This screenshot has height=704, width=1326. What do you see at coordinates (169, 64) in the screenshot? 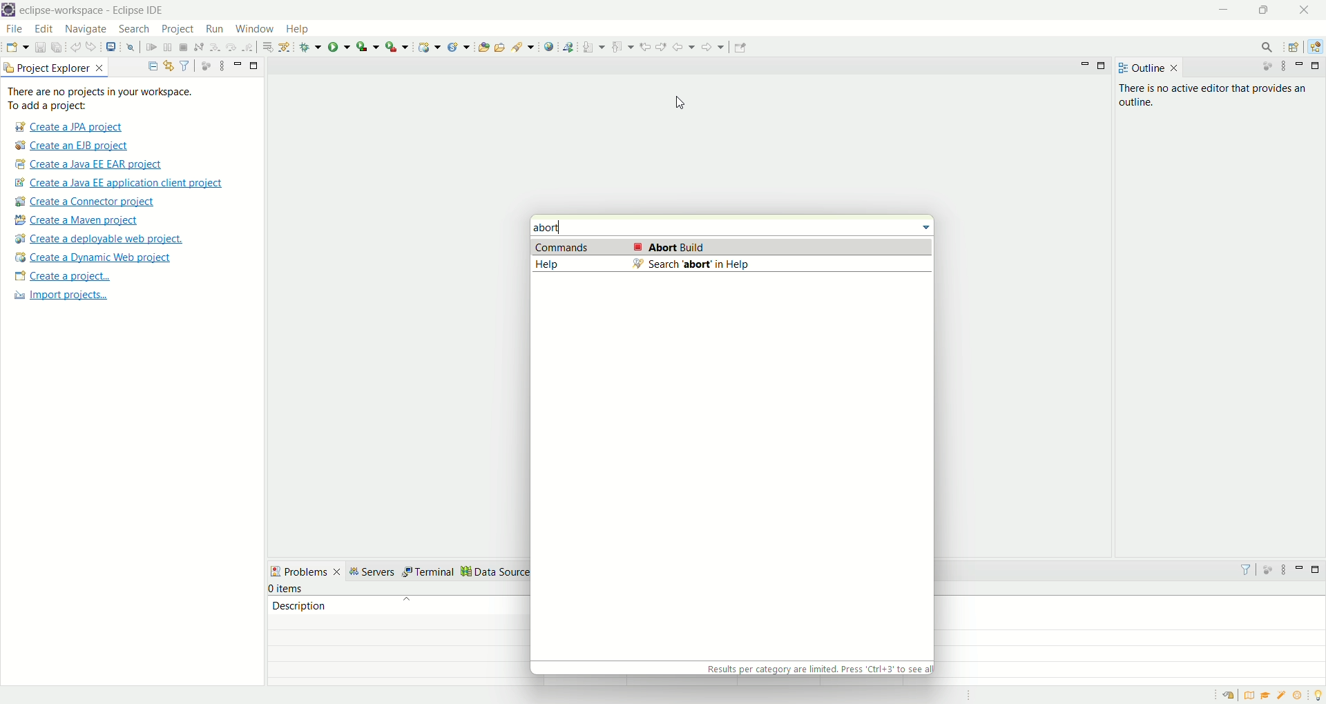
I see `link with editor` at bounding box center [169, 64].